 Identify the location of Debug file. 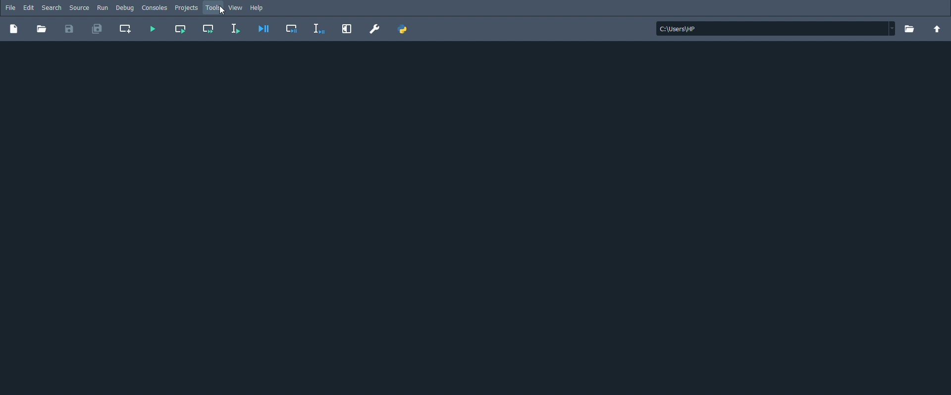
(265, 29).